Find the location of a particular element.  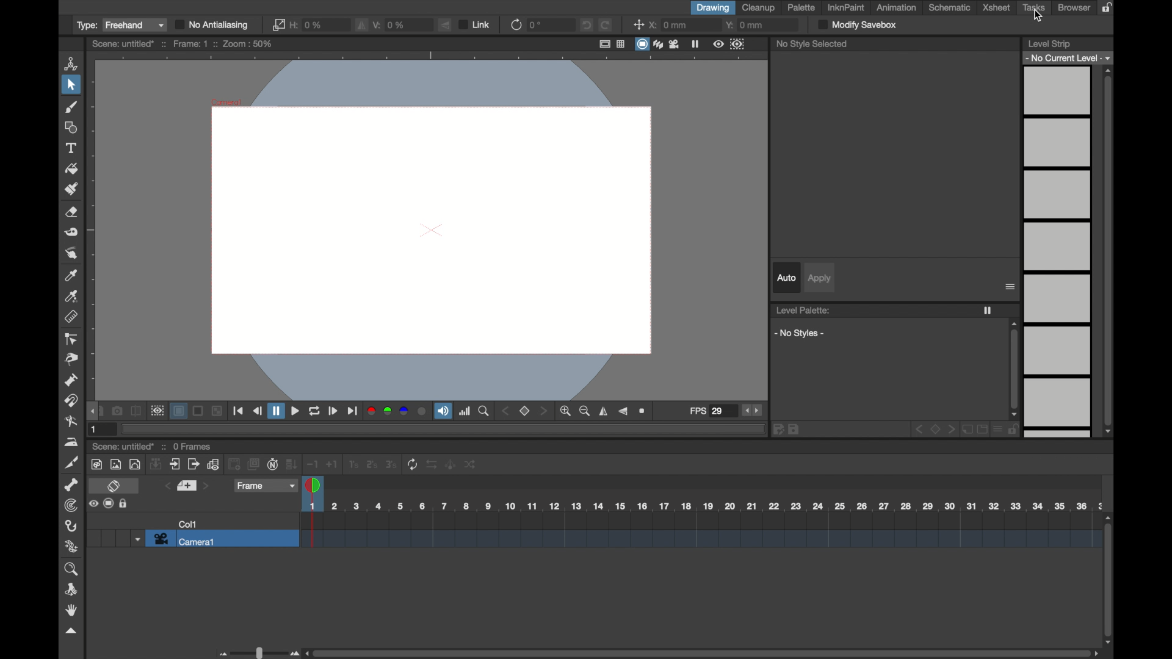

scene scale is located at coordinates (701, 506).